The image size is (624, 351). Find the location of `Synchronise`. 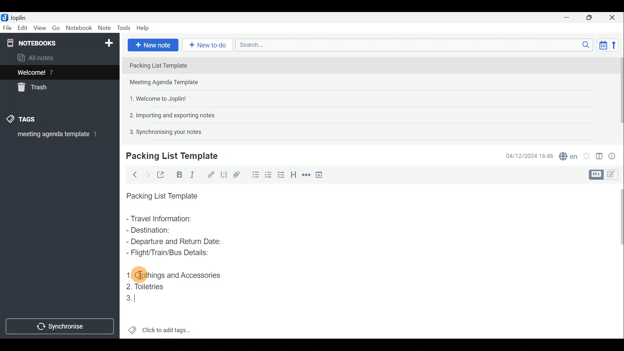

Synchronise is located at coordinates (61, 327).